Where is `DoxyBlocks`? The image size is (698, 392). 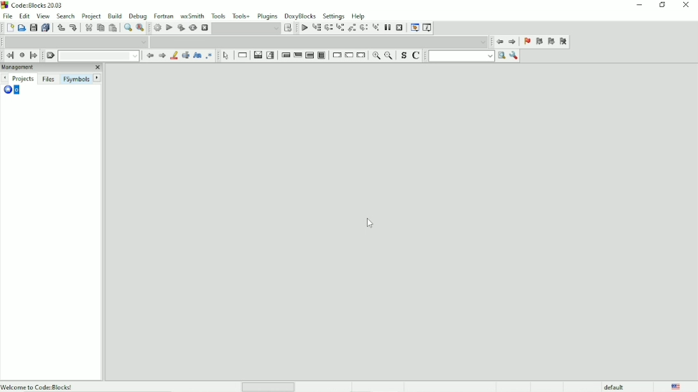
DoxyBlocks is located at coordinates (300, 15).